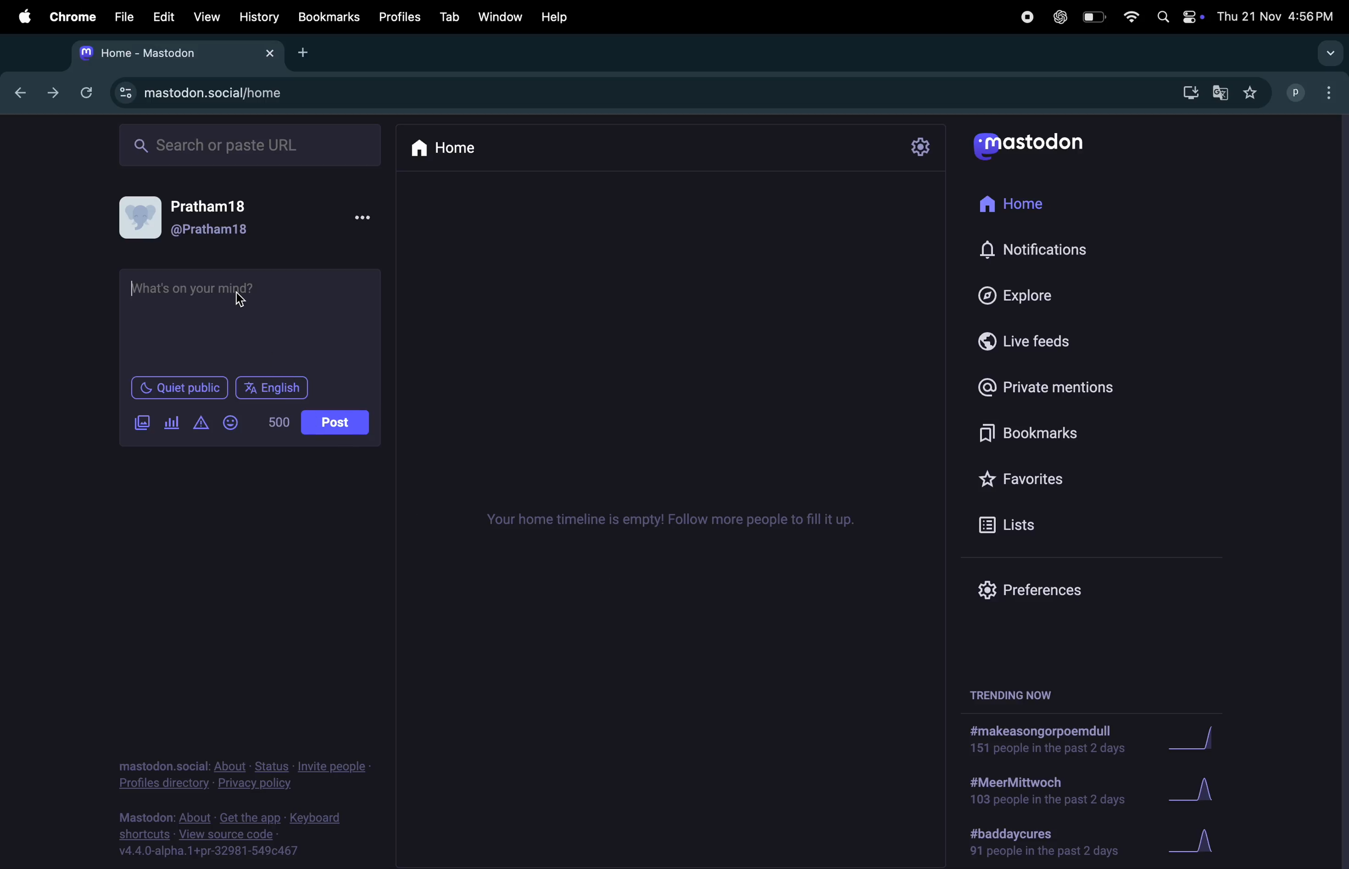 This screenshot has width=1349, height=869. What do you see at coordinates (1254, 93) in the screenshot?
I see `favouited` at bounding box center [1254, 93].